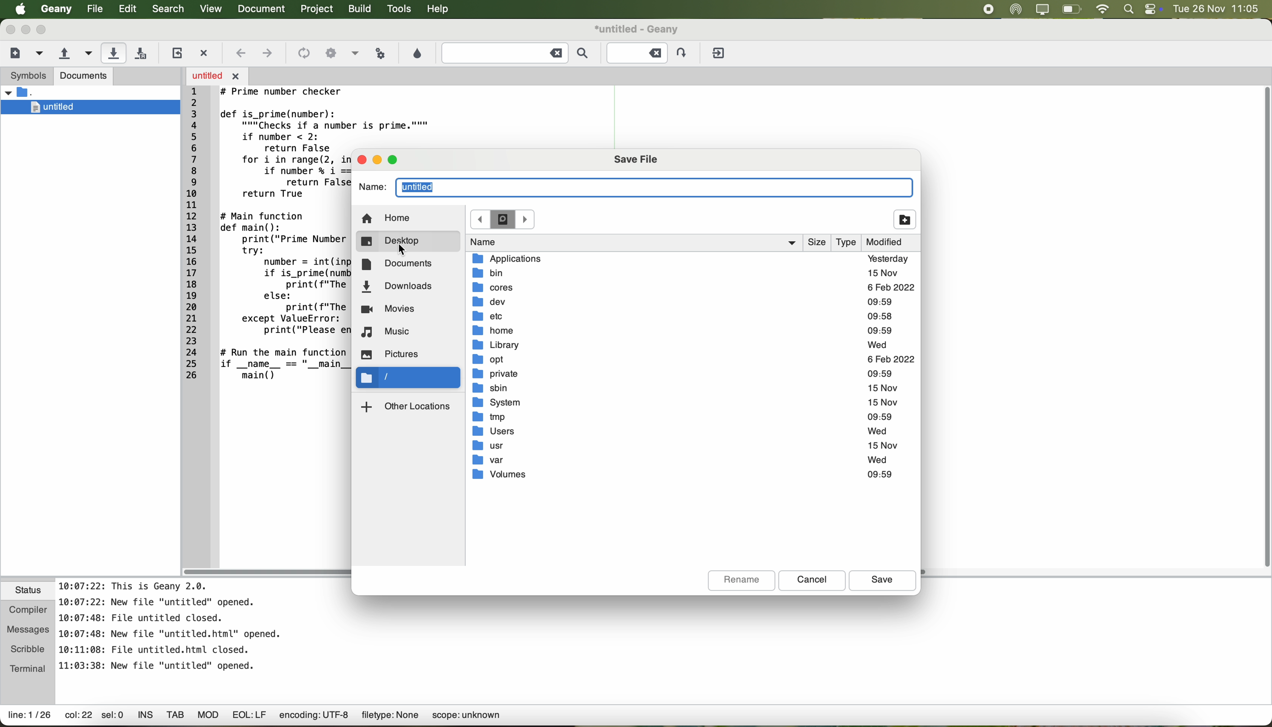  What do you see at coordinates (93, 9) in the screenshot?
I see `file` at bounding box center [93, 9].